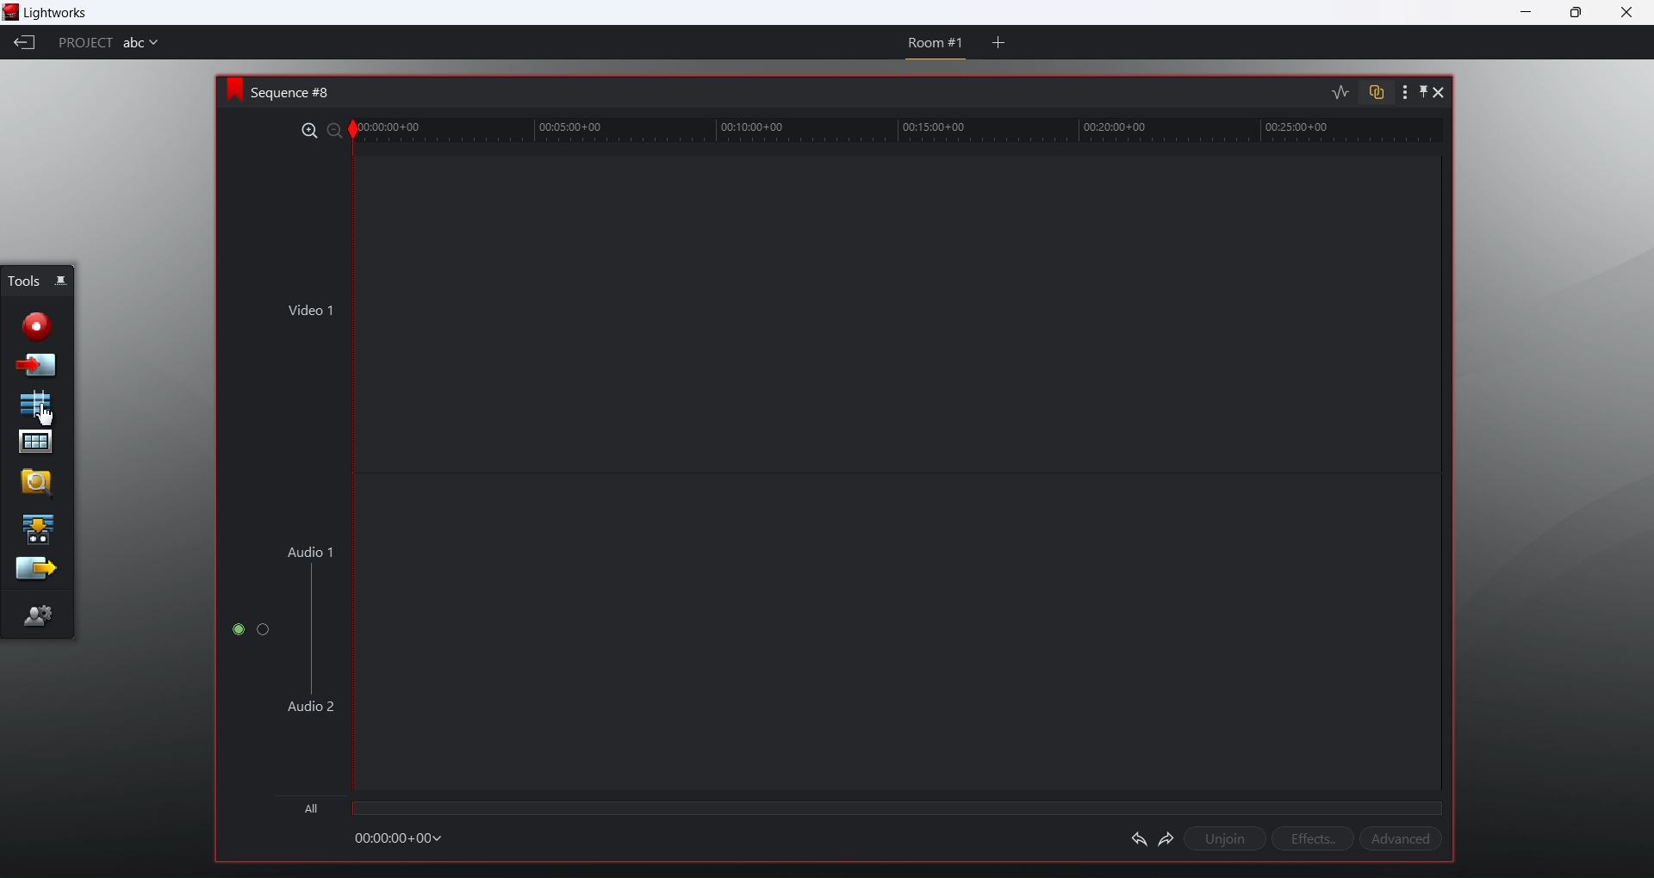 The height and width of the screenshot is (878, 1654). What do you see at coordinates (1582, 14) in the screenshot?
I see `maximize` at bounding box center [1582, 14].